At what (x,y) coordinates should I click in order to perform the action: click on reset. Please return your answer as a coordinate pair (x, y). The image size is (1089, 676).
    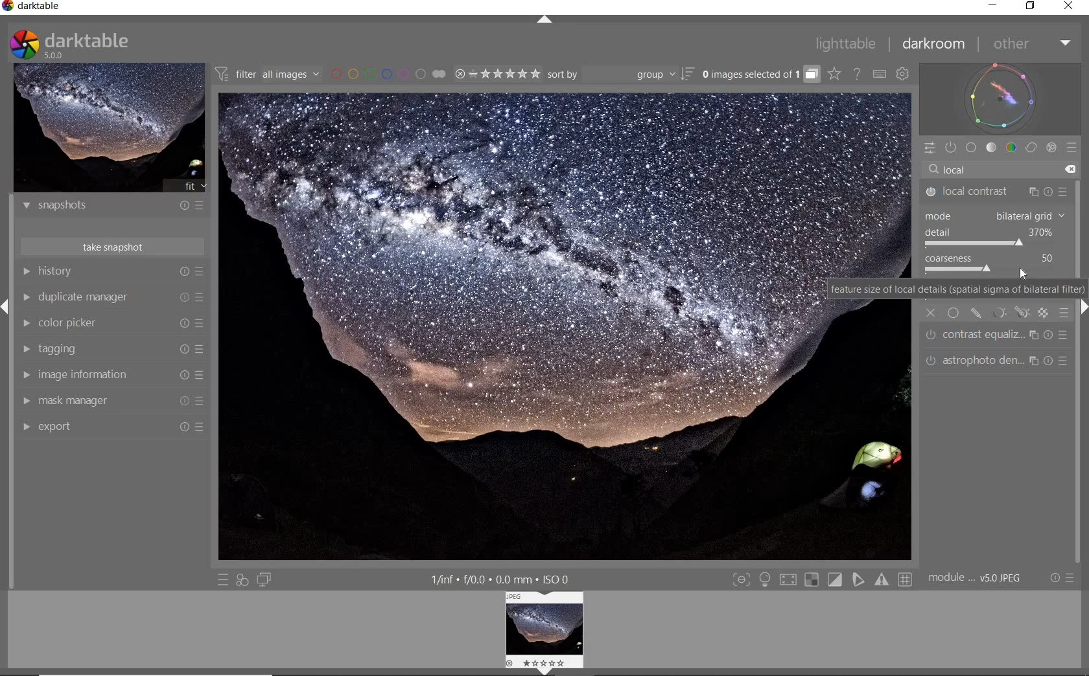
    Looking at the image, I should click on (183, 207).